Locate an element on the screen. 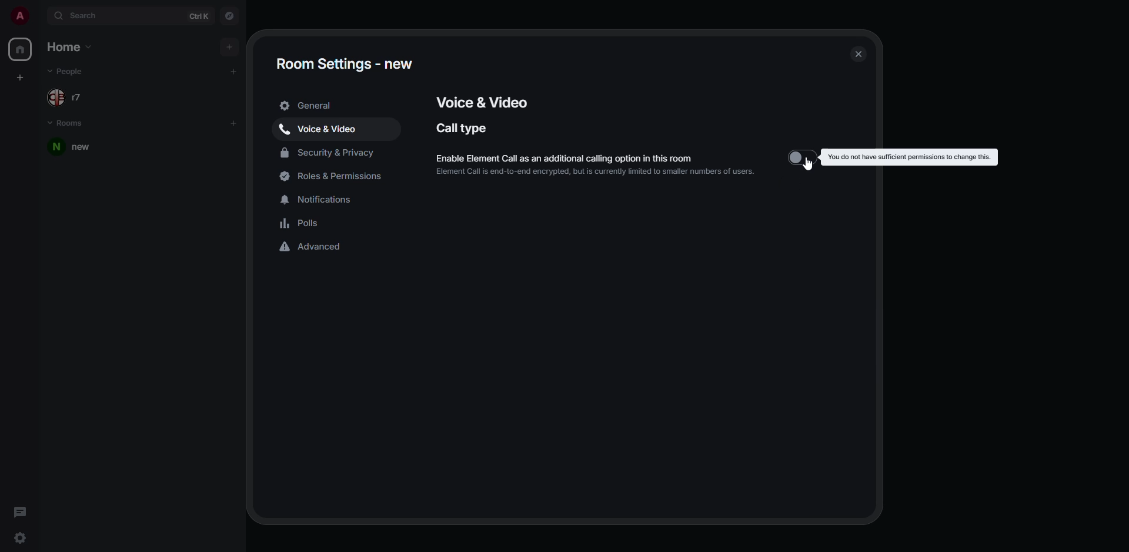 This screenshot has height=552, width=1129. close is located at coordinates (856, 53).